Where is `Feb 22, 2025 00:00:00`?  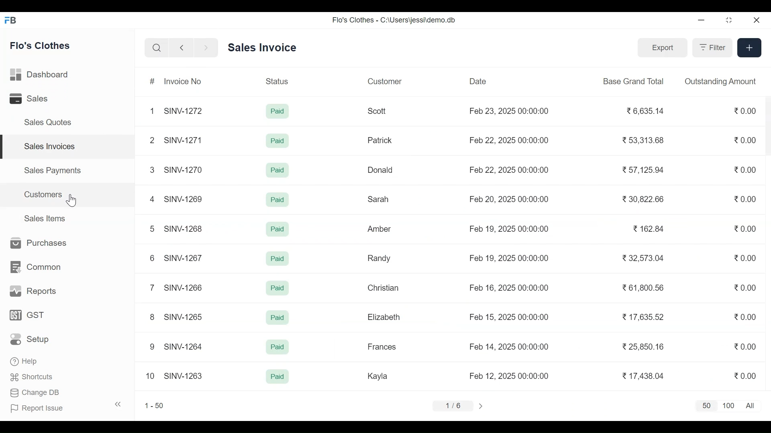
Feb 22, 2025 00:00:00 is located at coordinates (510, 170).